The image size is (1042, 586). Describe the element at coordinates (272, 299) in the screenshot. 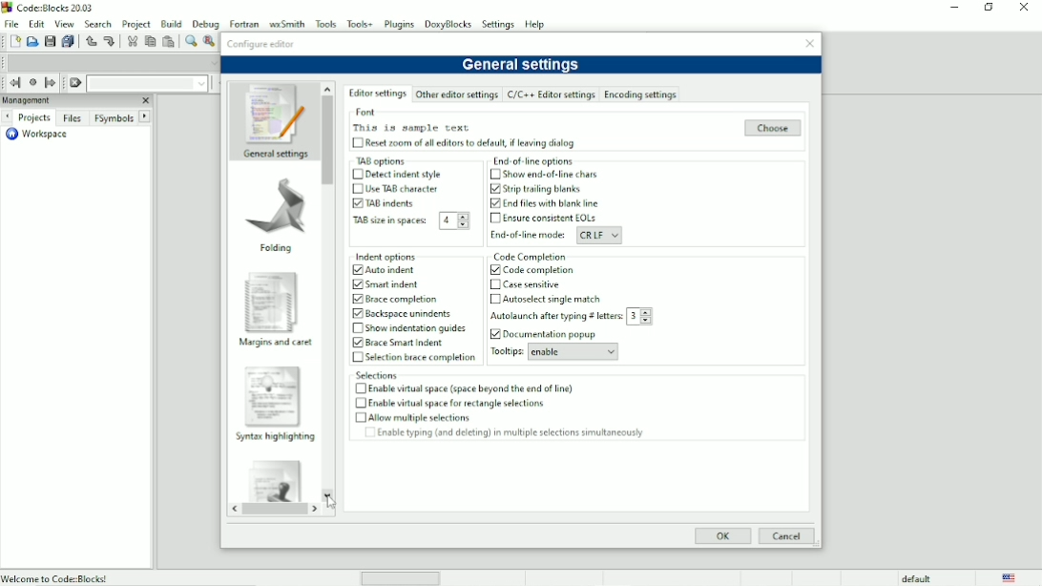

I see `Image` at that location.